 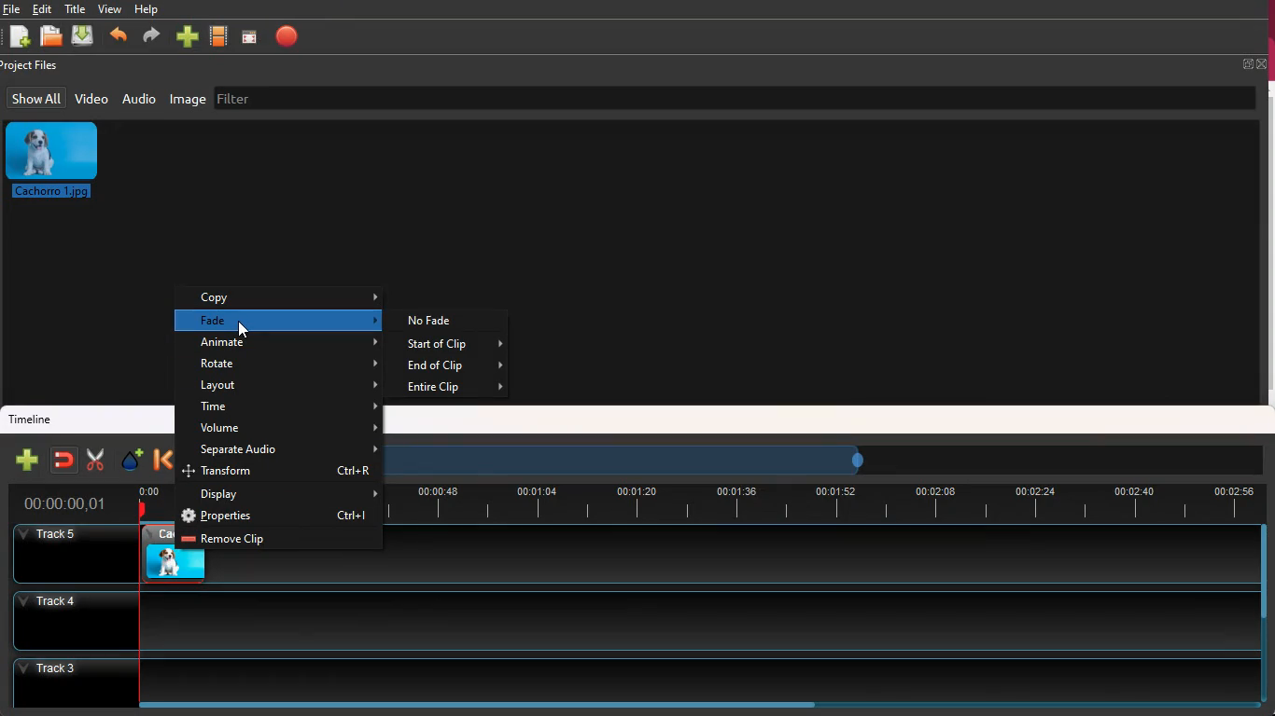 What do you see at coordinates (65, 502) in the screenshot?
I see `time` at bounding box center [65, 502].